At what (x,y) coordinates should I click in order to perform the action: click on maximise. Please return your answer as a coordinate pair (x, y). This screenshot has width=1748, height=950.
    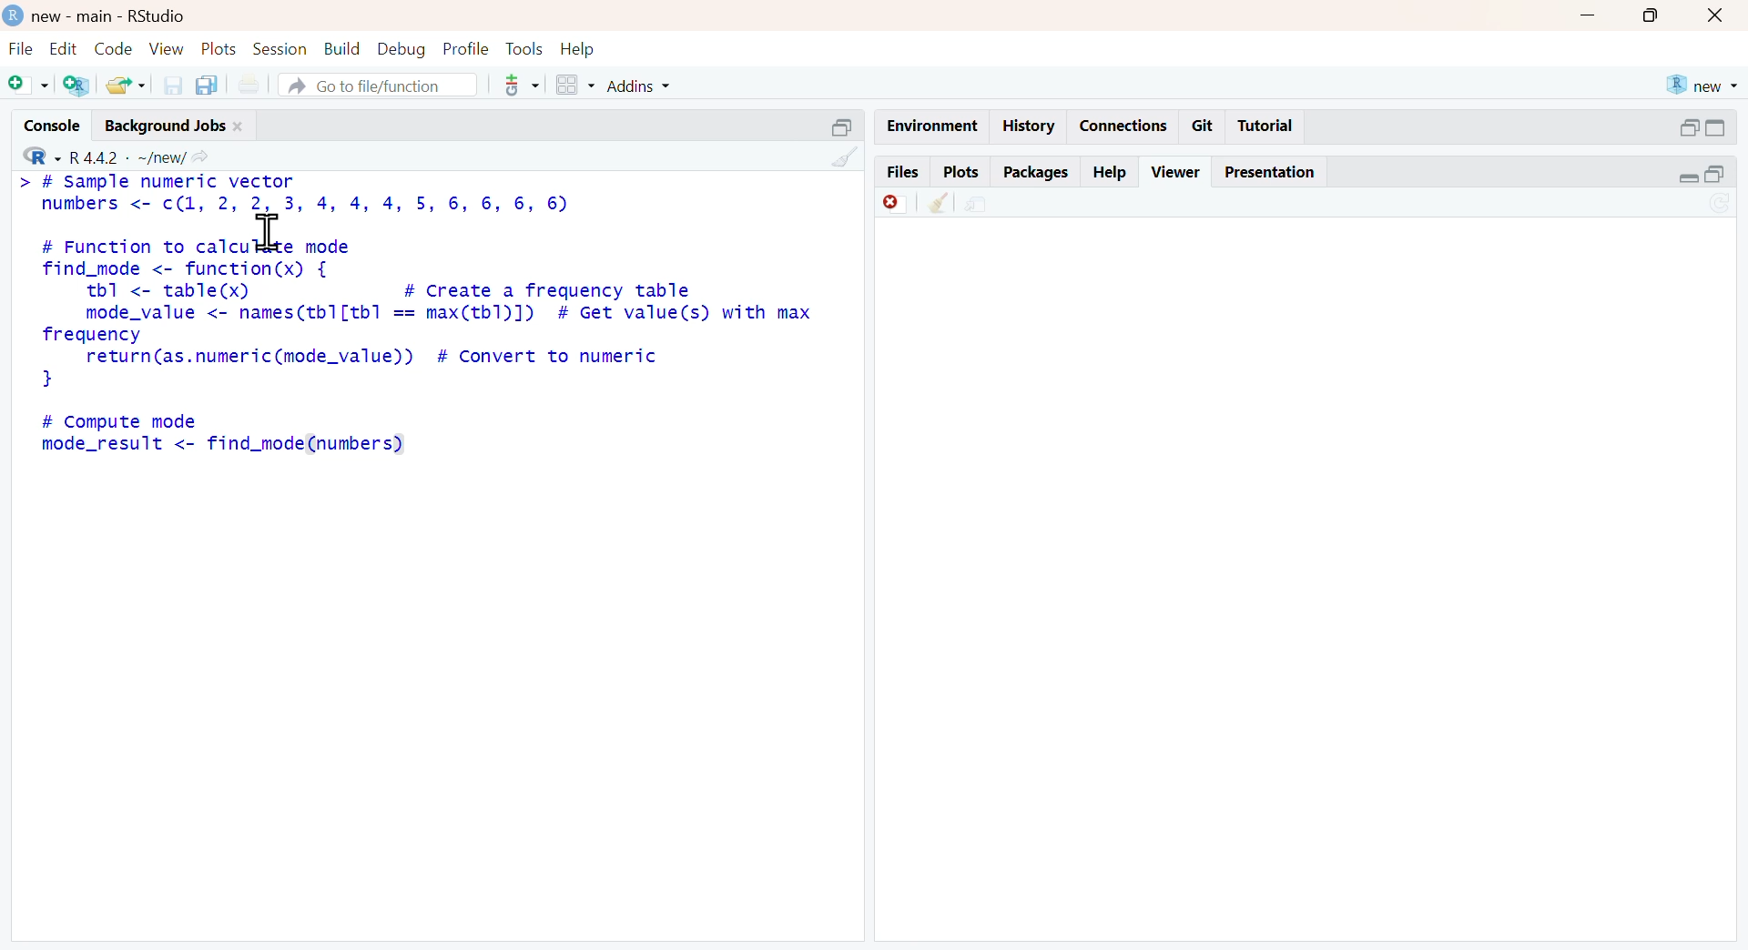
    Looking at the image, I should click on (1649, 15).